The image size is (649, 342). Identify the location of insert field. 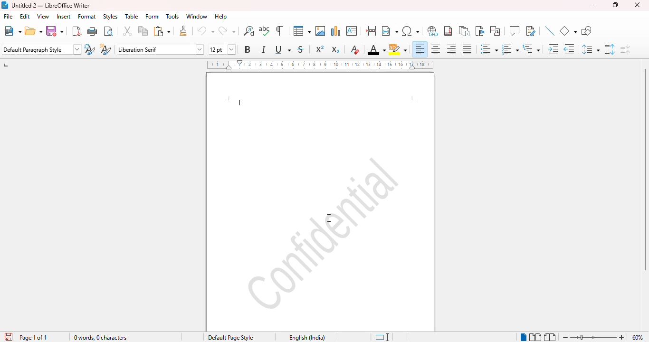
(390, 31).